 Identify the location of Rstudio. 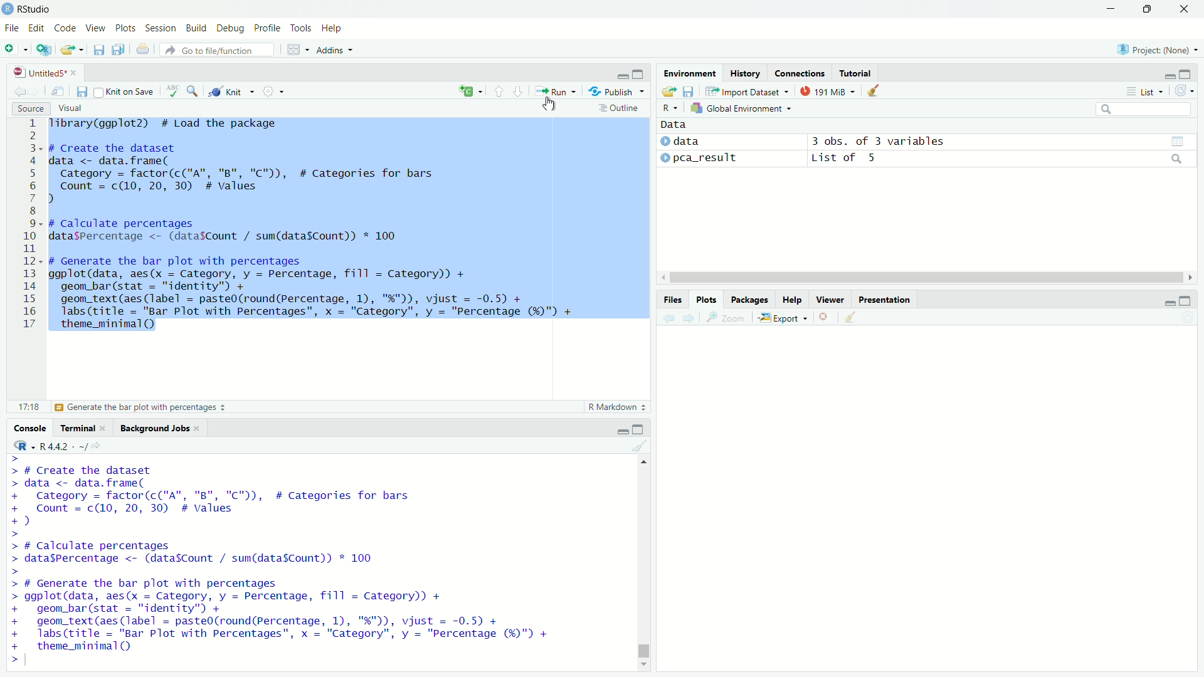
(35, 9).